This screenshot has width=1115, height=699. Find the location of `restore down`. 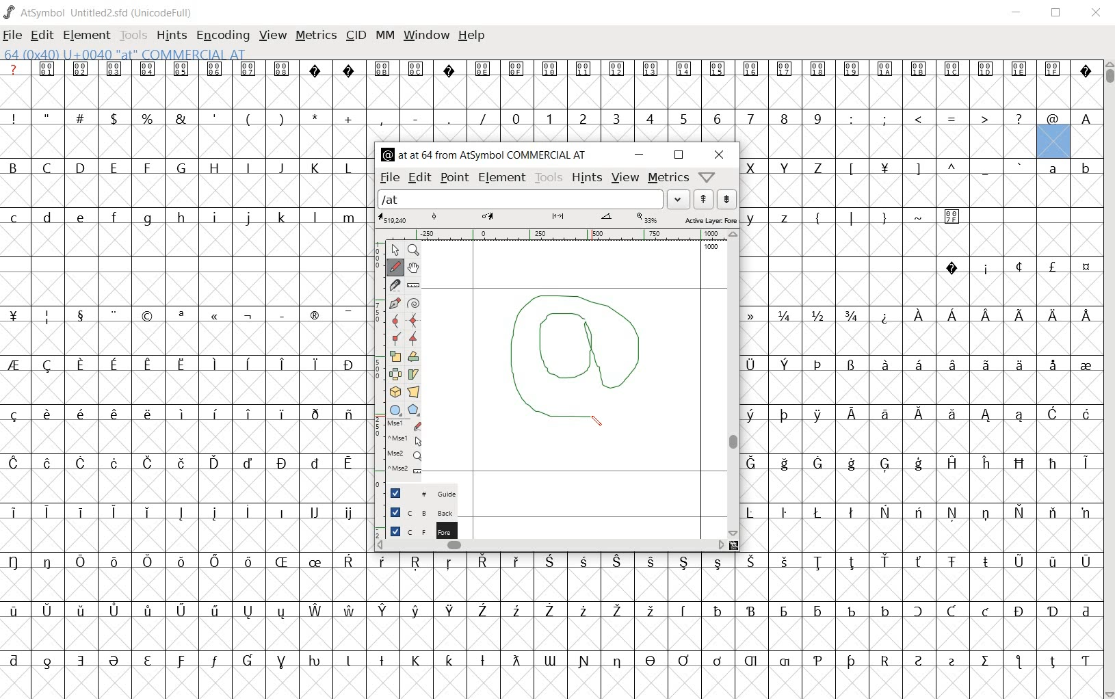

restore down is located at coordinates (680, 155).